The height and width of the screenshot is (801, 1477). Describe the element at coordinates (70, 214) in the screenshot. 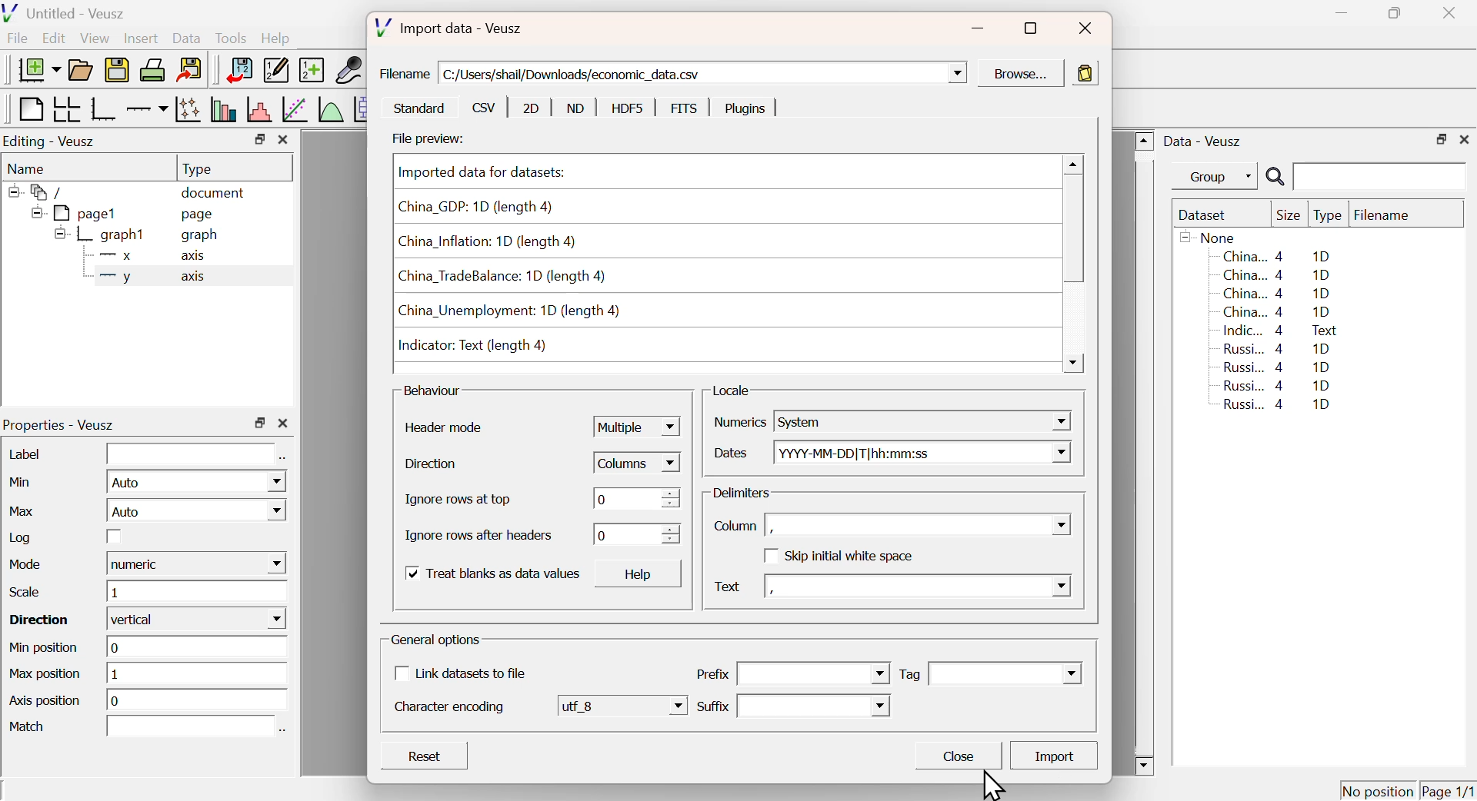

I see `pagel` at that location.